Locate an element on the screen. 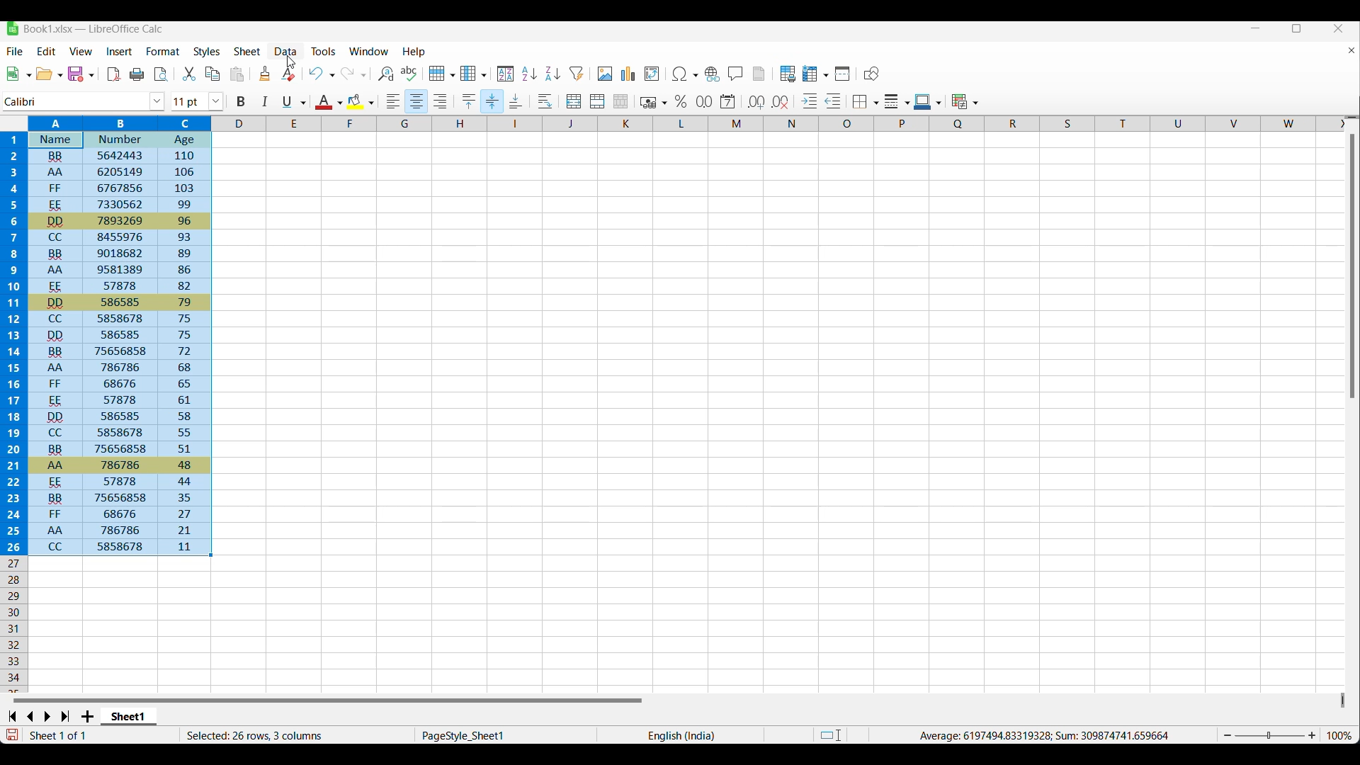 The image size is (1360, 765). Underline options is located at coordinates (294, 102).